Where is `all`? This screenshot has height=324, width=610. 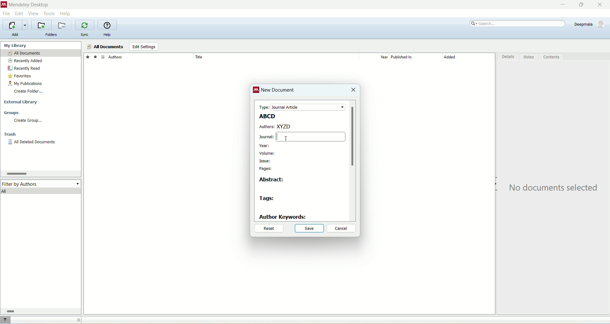
all is located at coordinates (41, 191).